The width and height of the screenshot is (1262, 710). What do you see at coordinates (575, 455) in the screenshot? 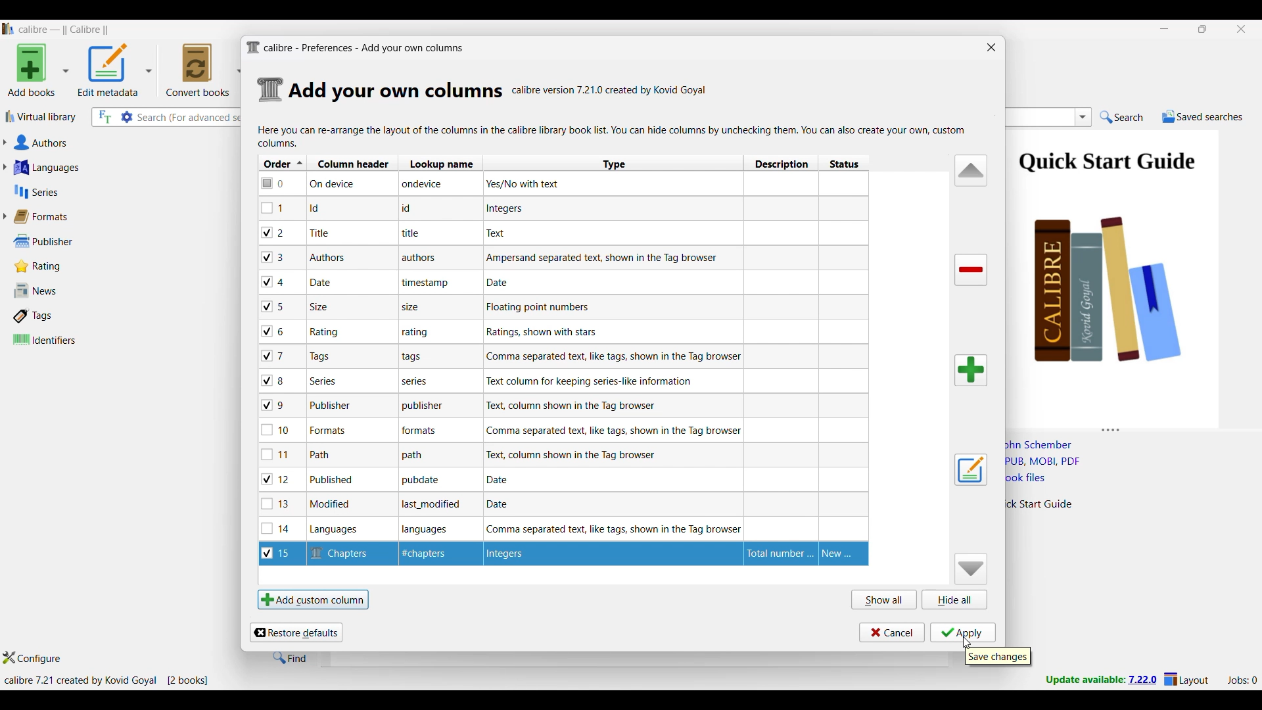
I see `Explanation` at bounding box center [575, 455].